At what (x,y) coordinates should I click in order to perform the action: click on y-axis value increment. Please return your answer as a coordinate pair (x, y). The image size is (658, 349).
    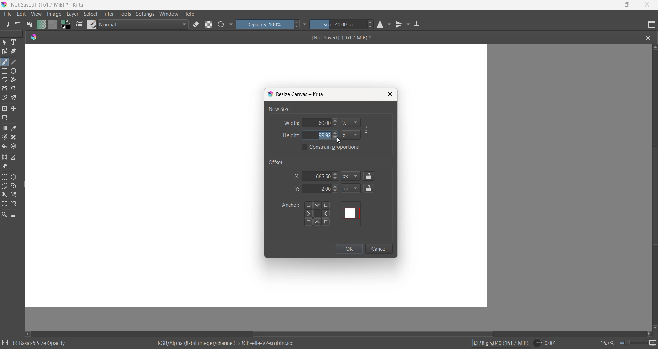
    Looking at the image, I should click on (337, 187).